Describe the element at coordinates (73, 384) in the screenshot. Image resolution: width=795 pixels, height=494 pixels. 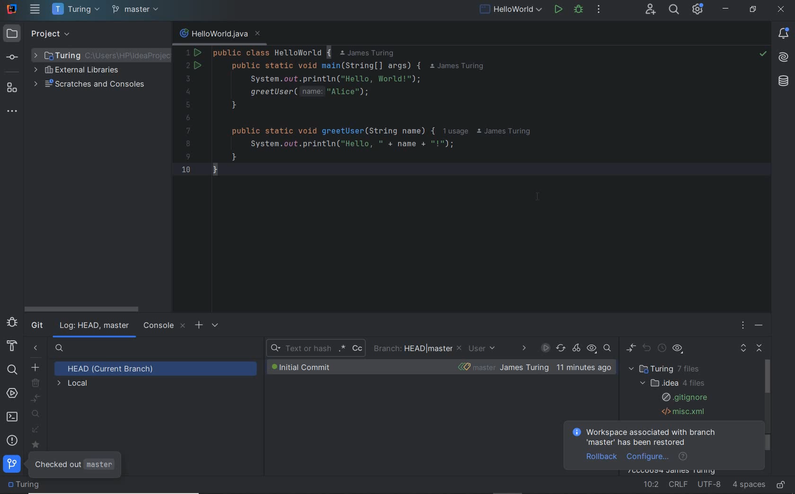
I see `LOCAL` at that location.